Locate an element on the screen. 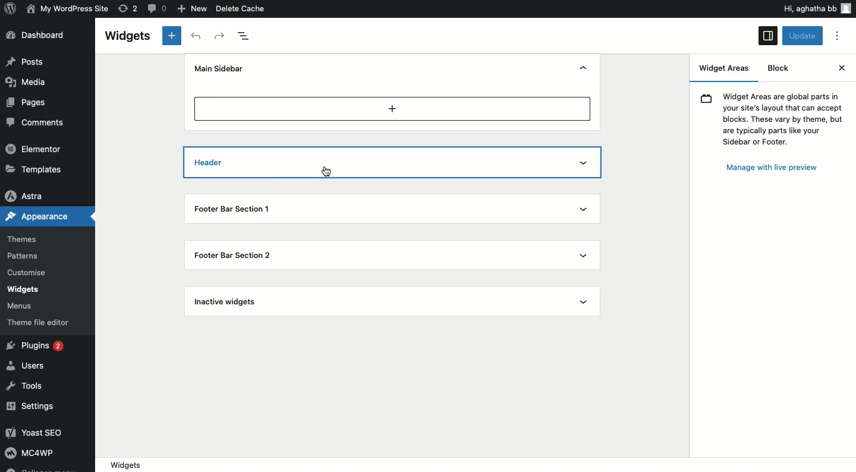  Widget text is located at coordinates (772, 117).